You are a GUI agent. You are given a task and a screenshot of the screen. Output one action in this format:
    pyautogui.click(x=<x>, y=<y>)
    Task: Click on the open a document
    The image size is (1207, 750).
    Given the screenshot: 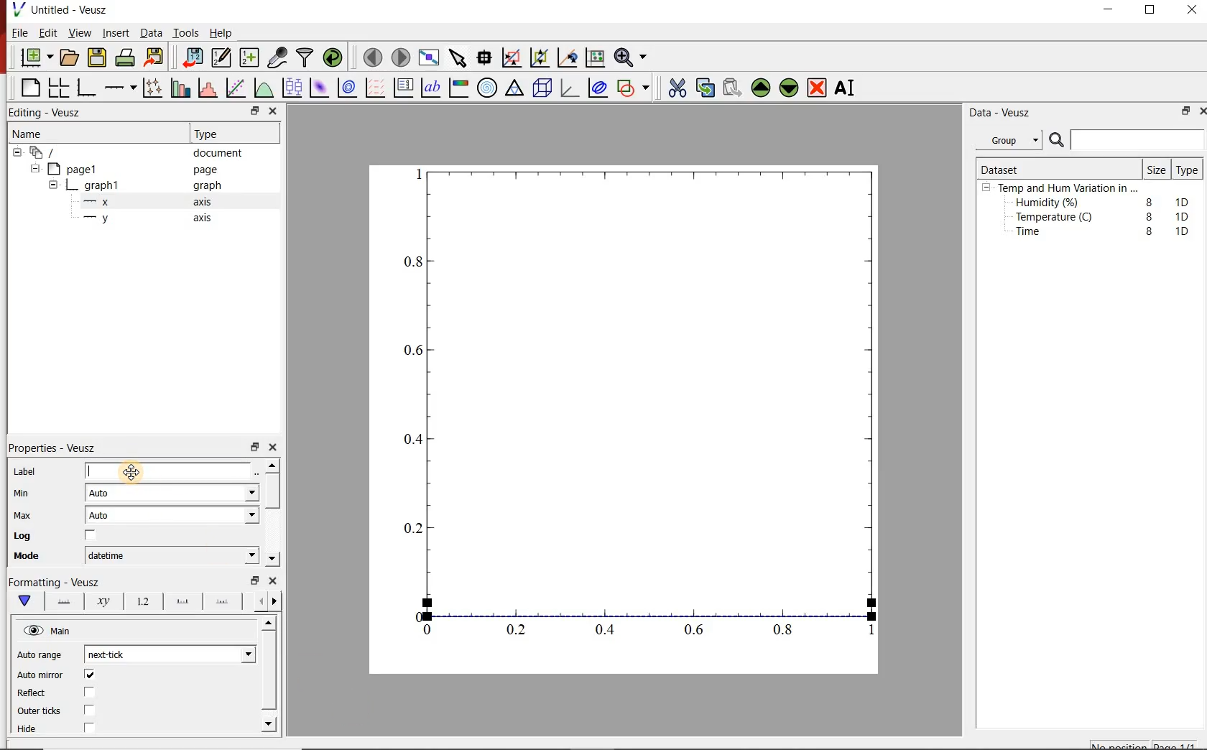 What is the action you would take?
    pyautogui.click(x=70, y=58)
    